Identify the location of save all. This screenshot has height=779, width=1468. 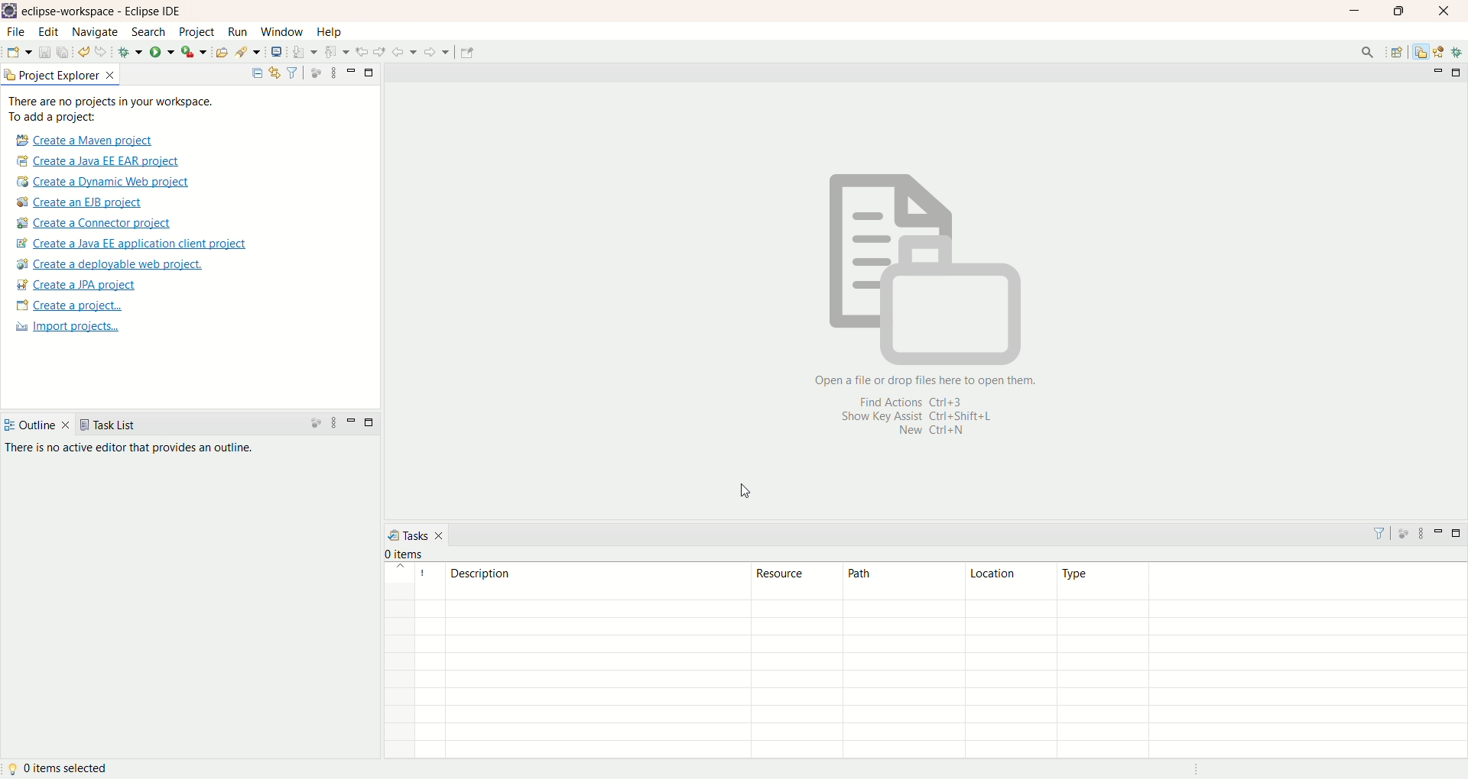
(63, 51).